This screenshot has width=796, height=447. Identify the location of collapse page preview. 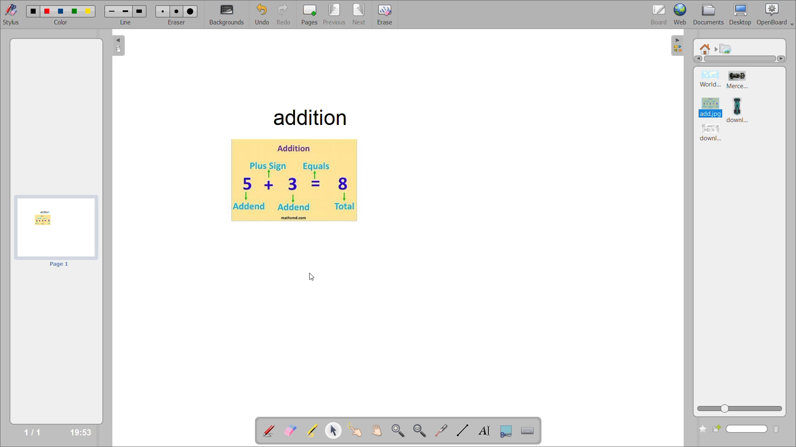
(119, 46).